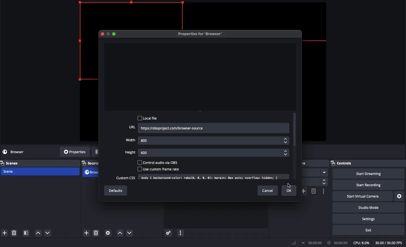 The height and width of the screenshot is (247, 406). I want to click on Broadcast, so click(311, 243).